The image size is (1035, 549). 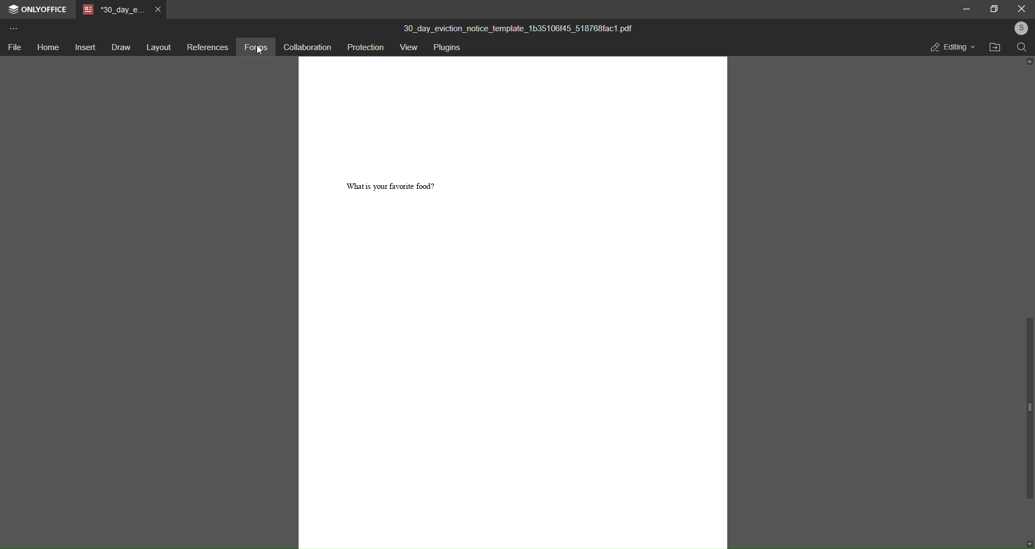 I want to click on close tab, so click(x=157, y=11).